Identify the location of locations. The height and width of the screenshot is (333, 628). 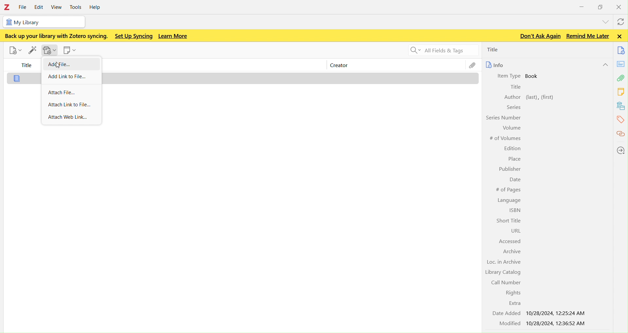
(620, 151).